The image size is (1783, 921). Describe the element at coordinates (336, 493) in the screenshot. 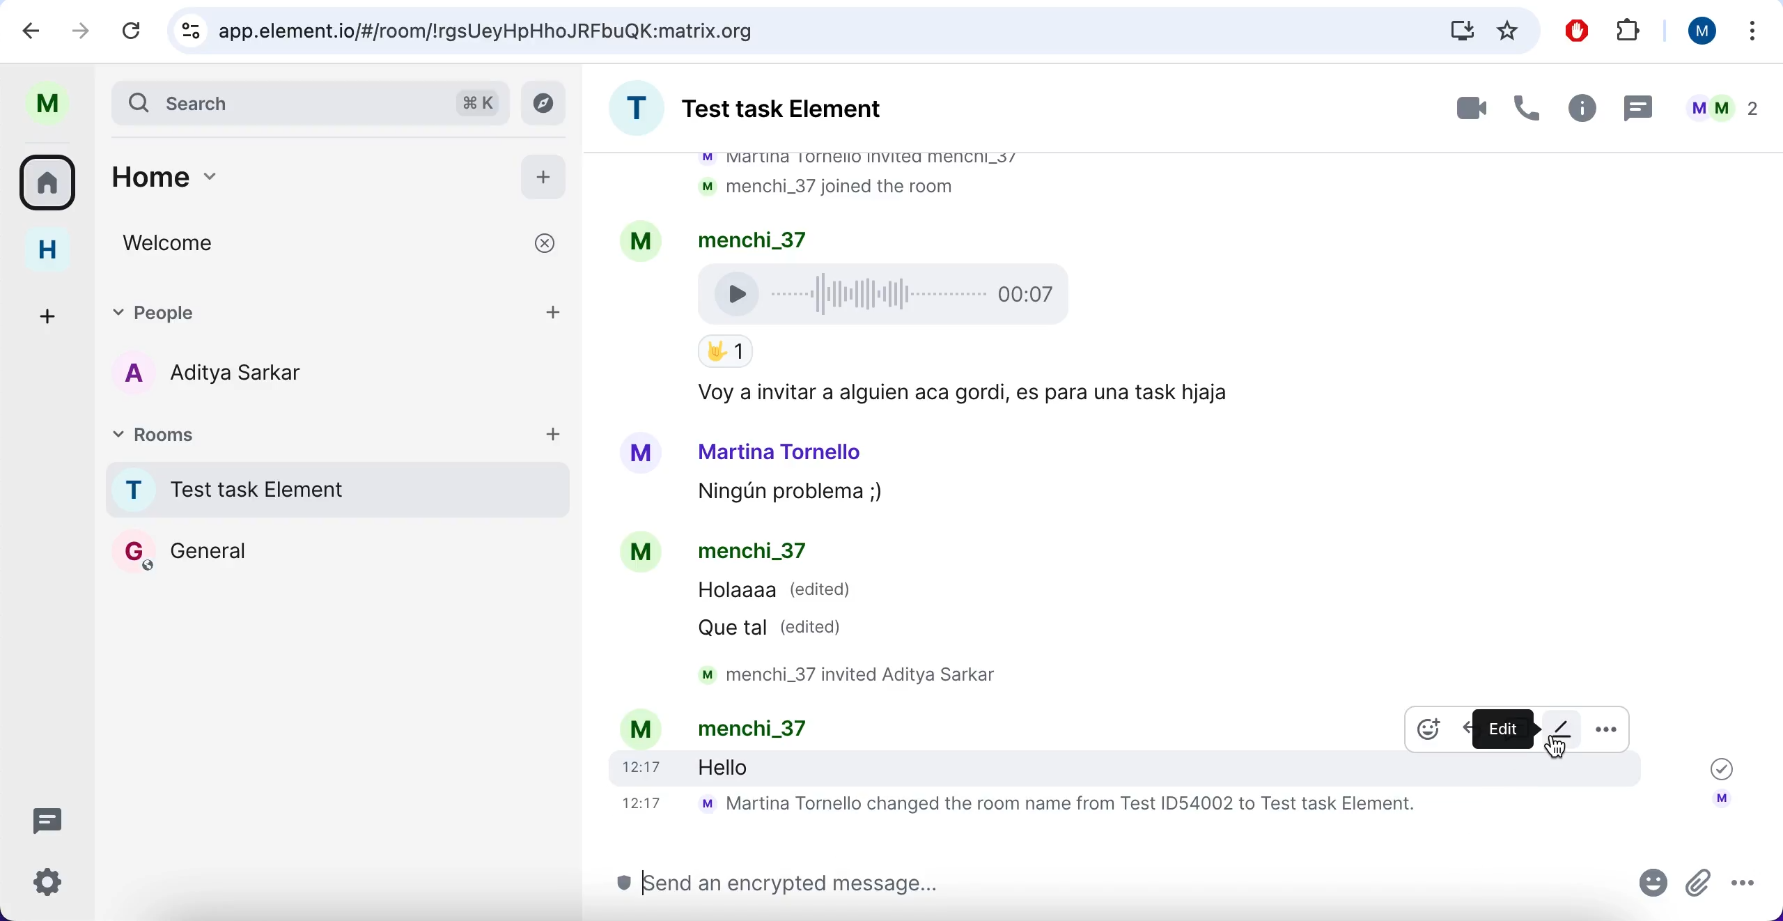

I see `chat room 1` at that location.